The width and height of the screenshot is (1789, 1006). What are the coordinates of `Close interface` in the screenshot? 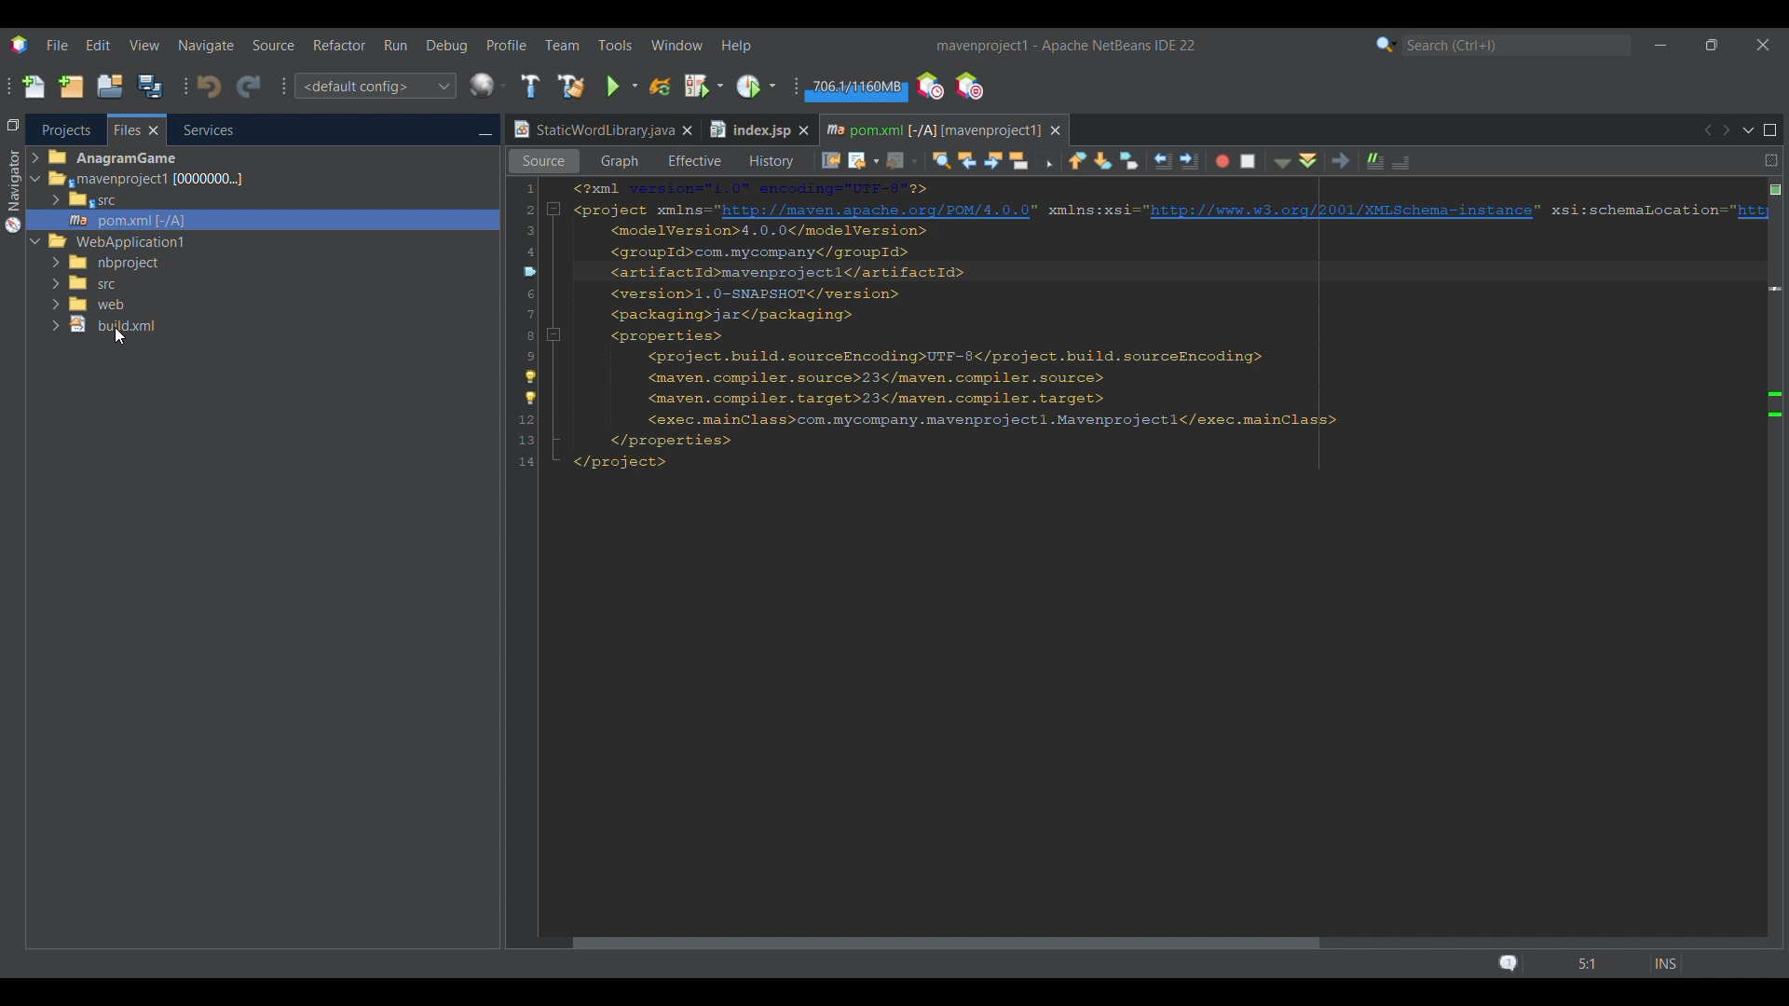 It's located at (1764, 45).